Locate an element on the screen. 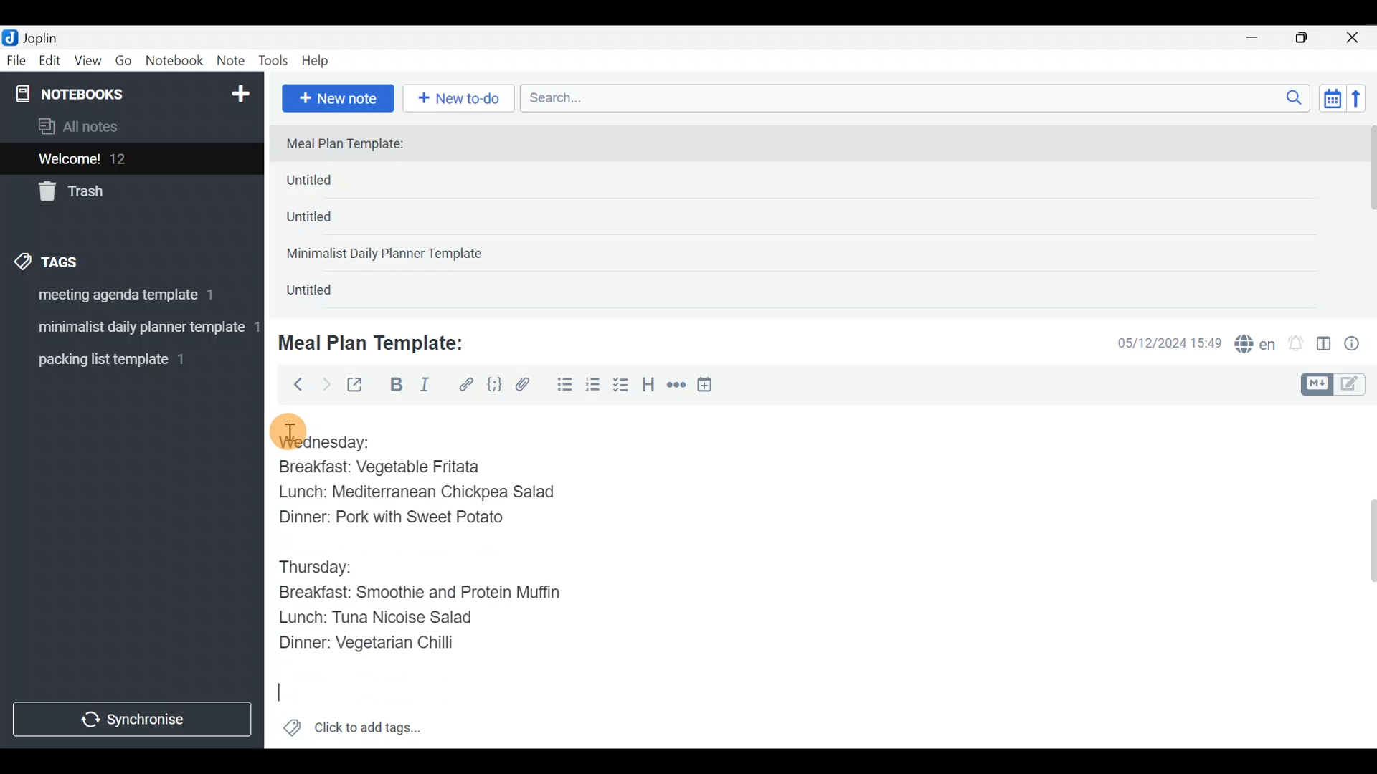 The height and width of the screenshot is (774, 1377). Cursor is located at coordinates (282, 686).